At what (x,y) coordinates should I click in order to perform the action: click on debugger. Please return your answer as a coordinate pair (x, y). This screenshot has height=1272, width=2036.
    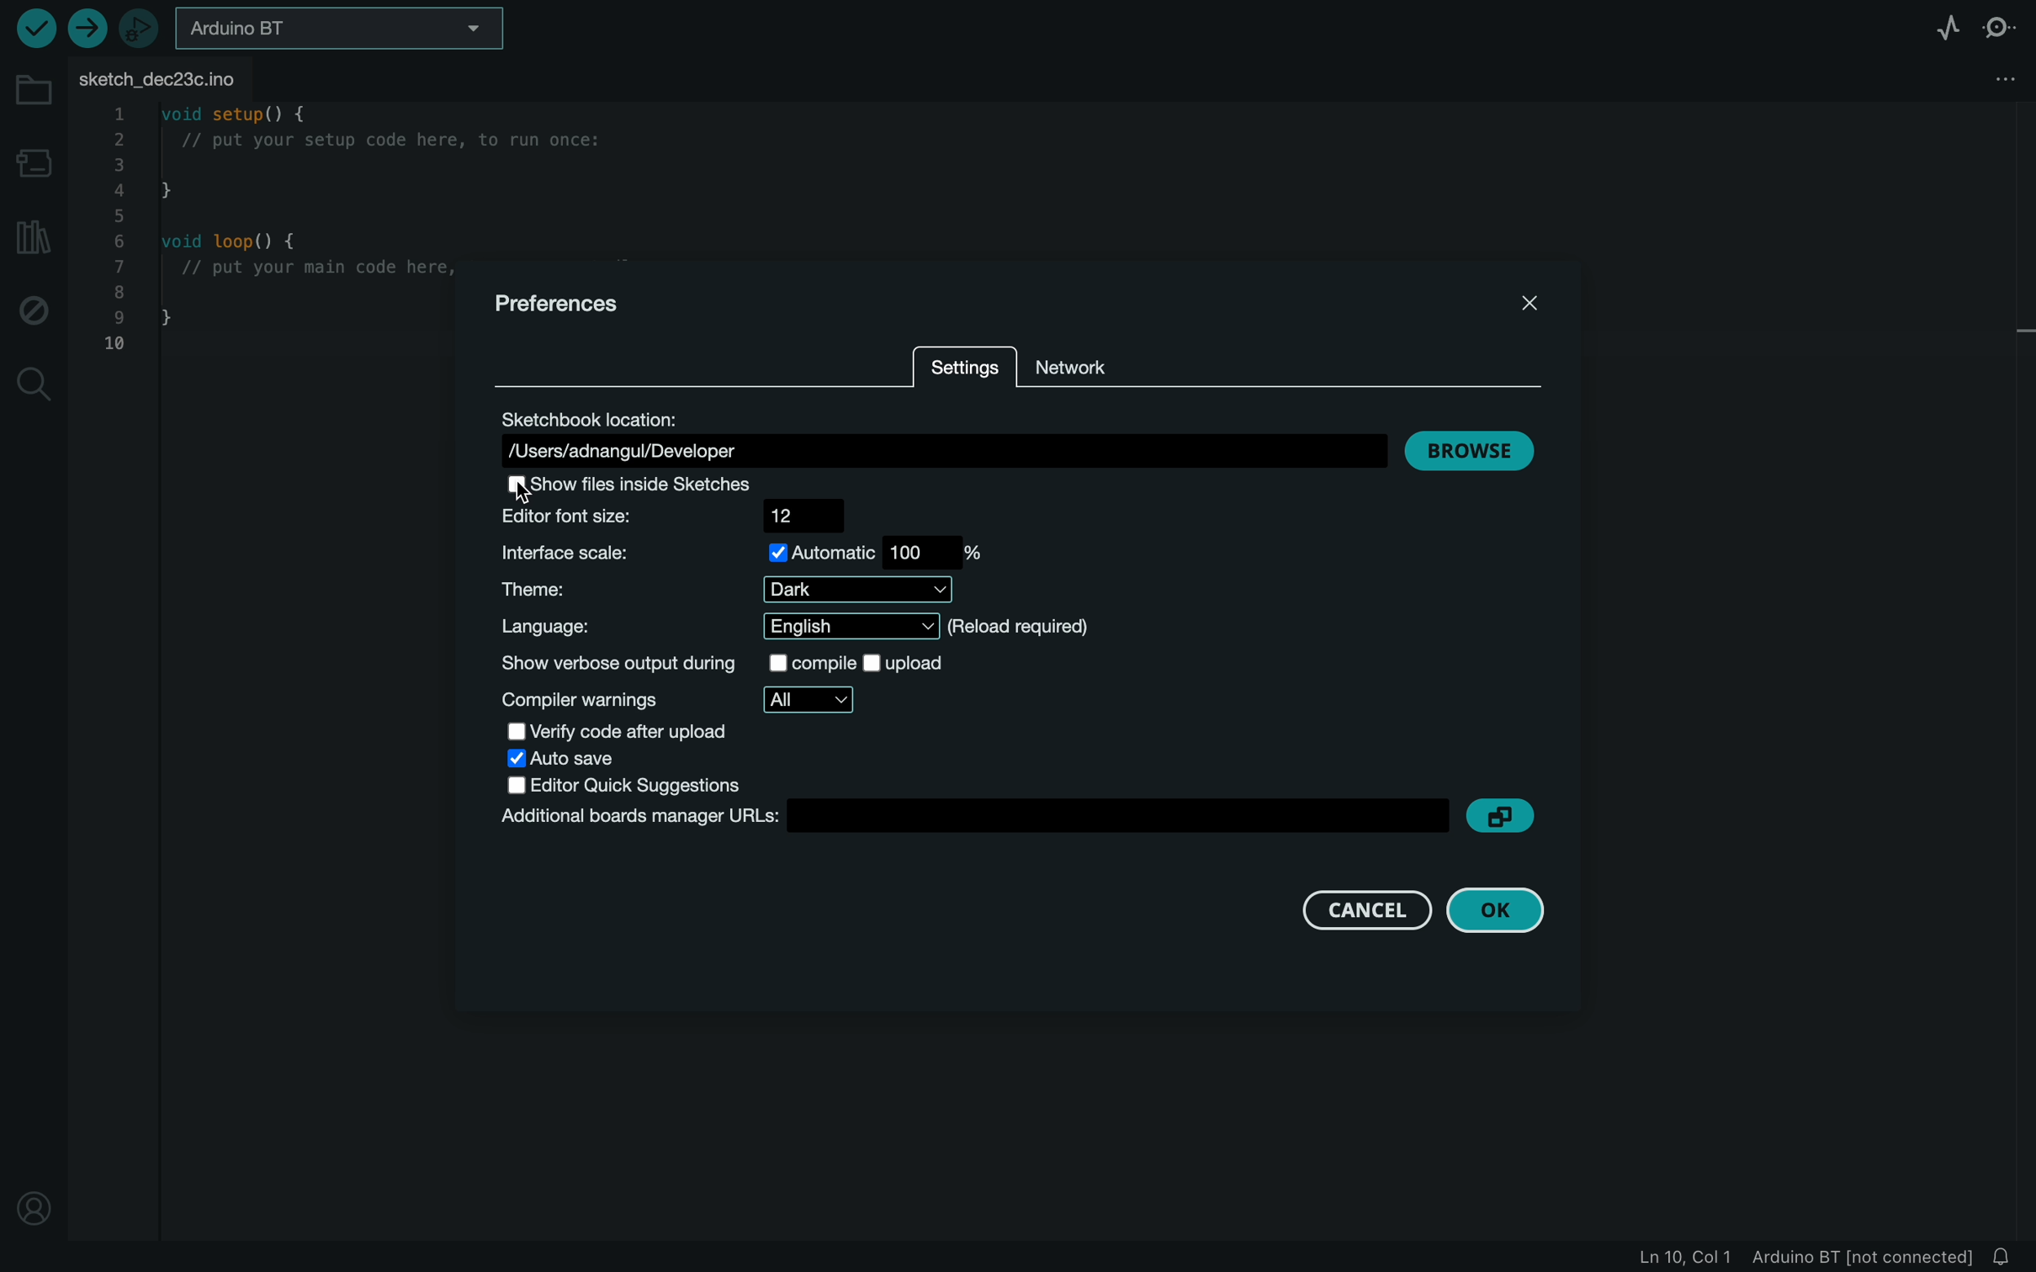
    Looking at the image, I should click on (141, 29).